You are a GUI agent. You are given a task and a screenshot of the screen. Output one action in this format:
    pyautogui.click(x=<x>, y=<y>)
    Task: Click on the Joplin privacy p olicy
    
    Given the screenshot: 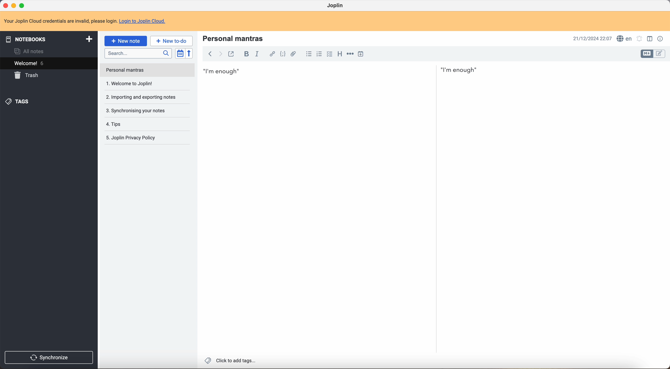 What is the action you would take?
    pyautogui.click(x=130, y=138)
    